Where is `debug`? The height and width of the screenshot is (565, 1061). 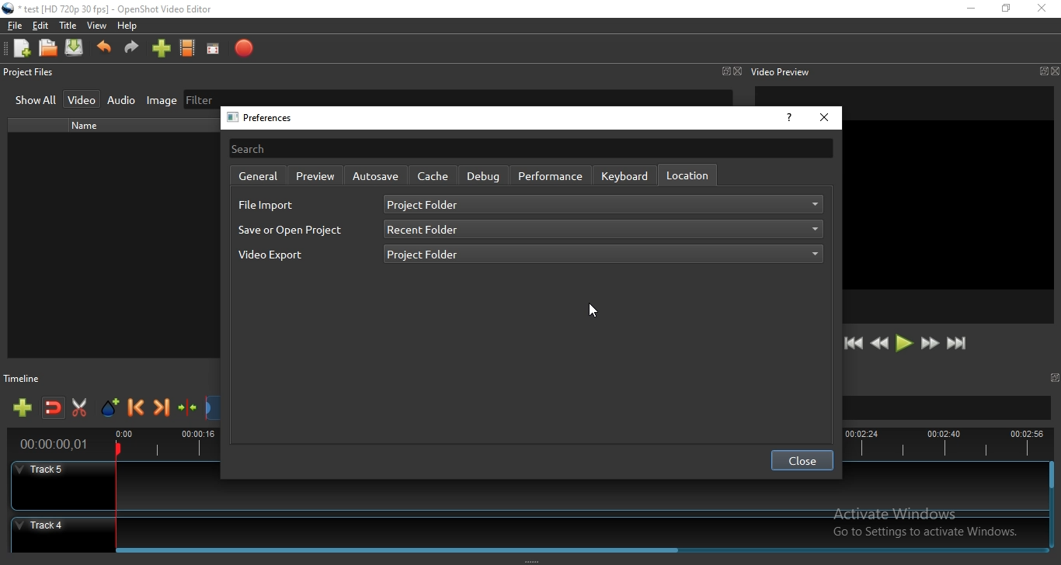 debug is located at coordinates (482, 175).